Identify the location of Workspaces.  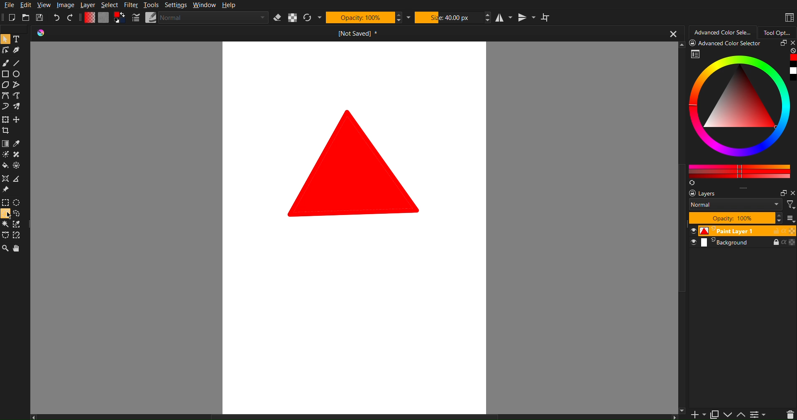
(788, 17).